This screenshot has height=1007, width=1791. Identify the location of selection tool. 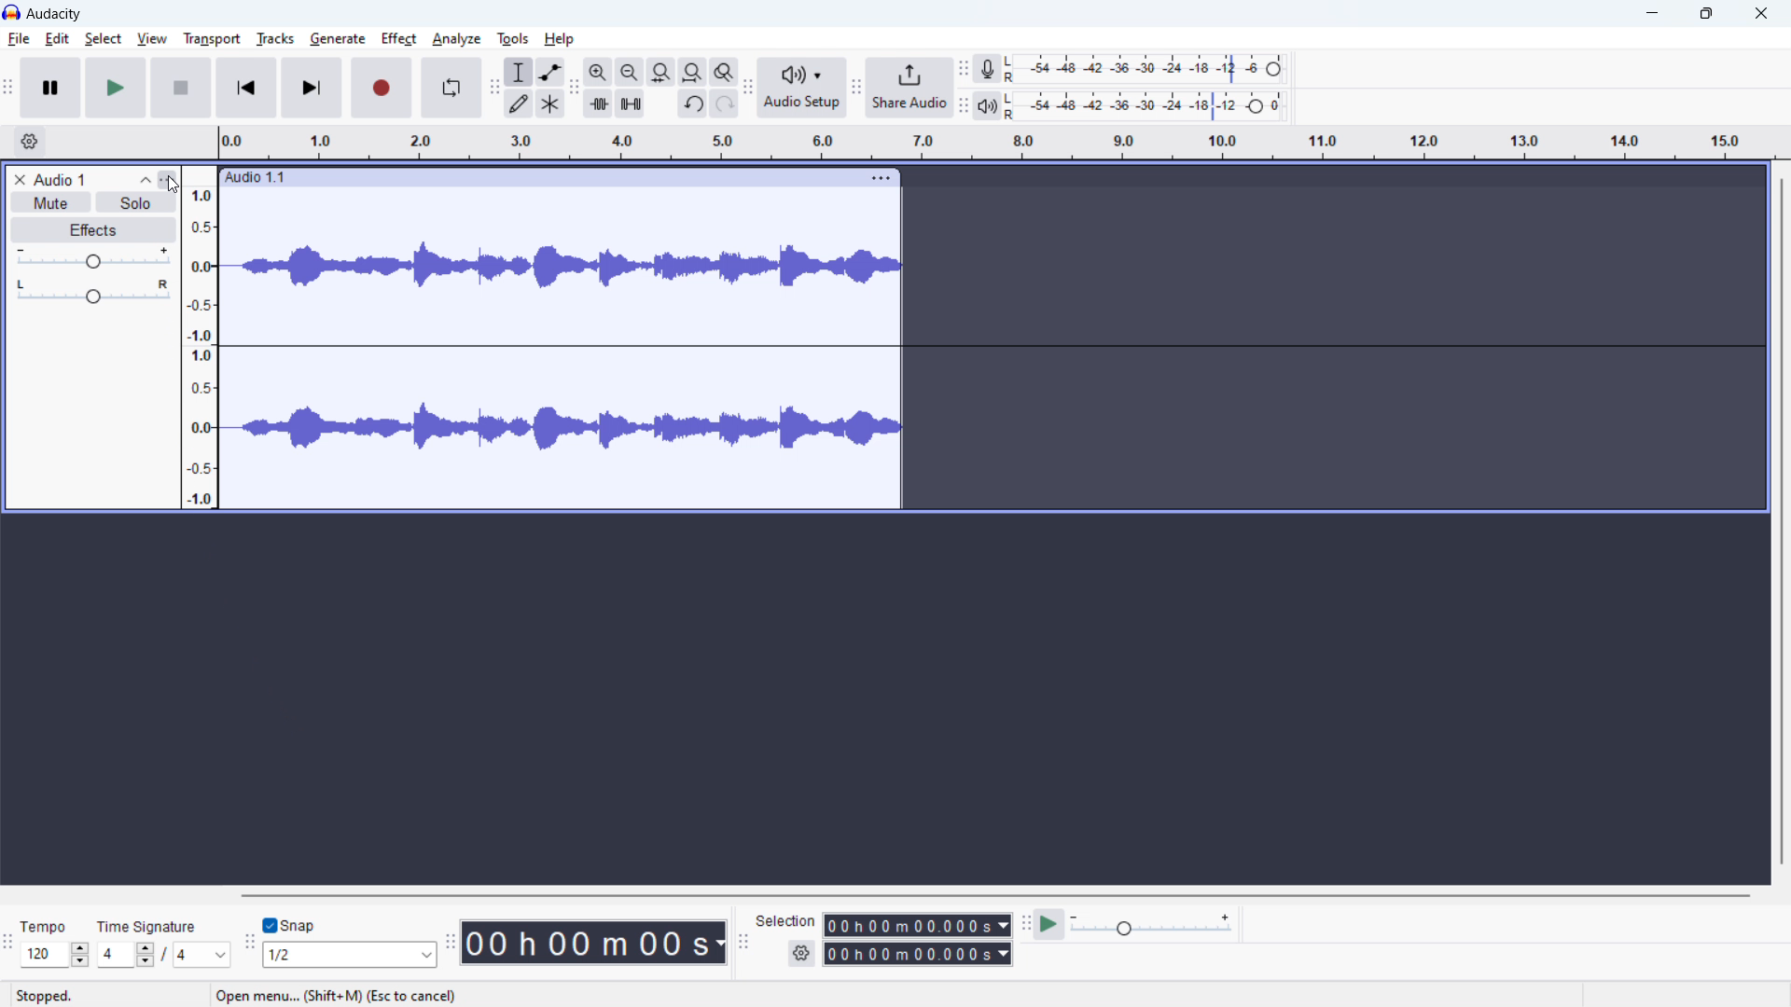
(519, 72).